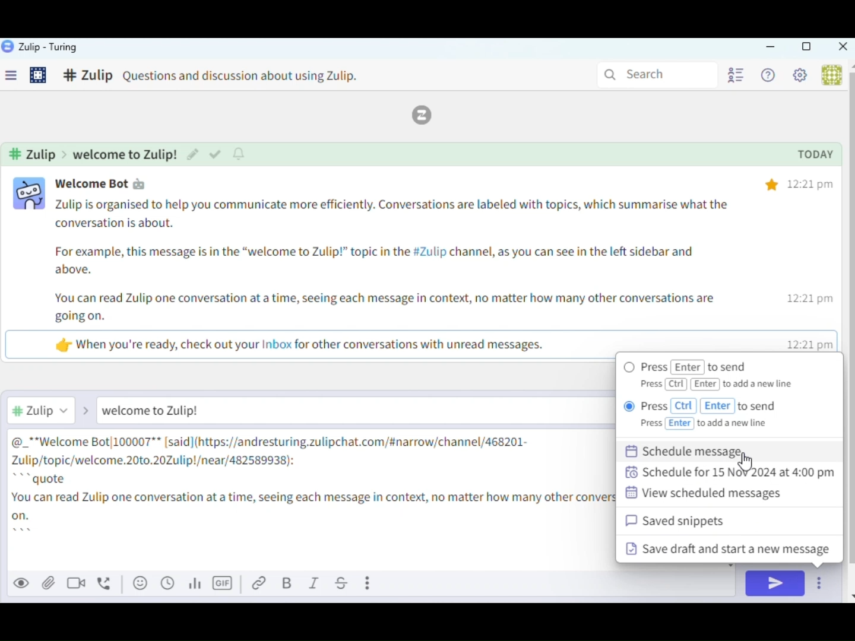 The height and width of the screenshot is (641, 855). I want to click on More, so click(370, 582).